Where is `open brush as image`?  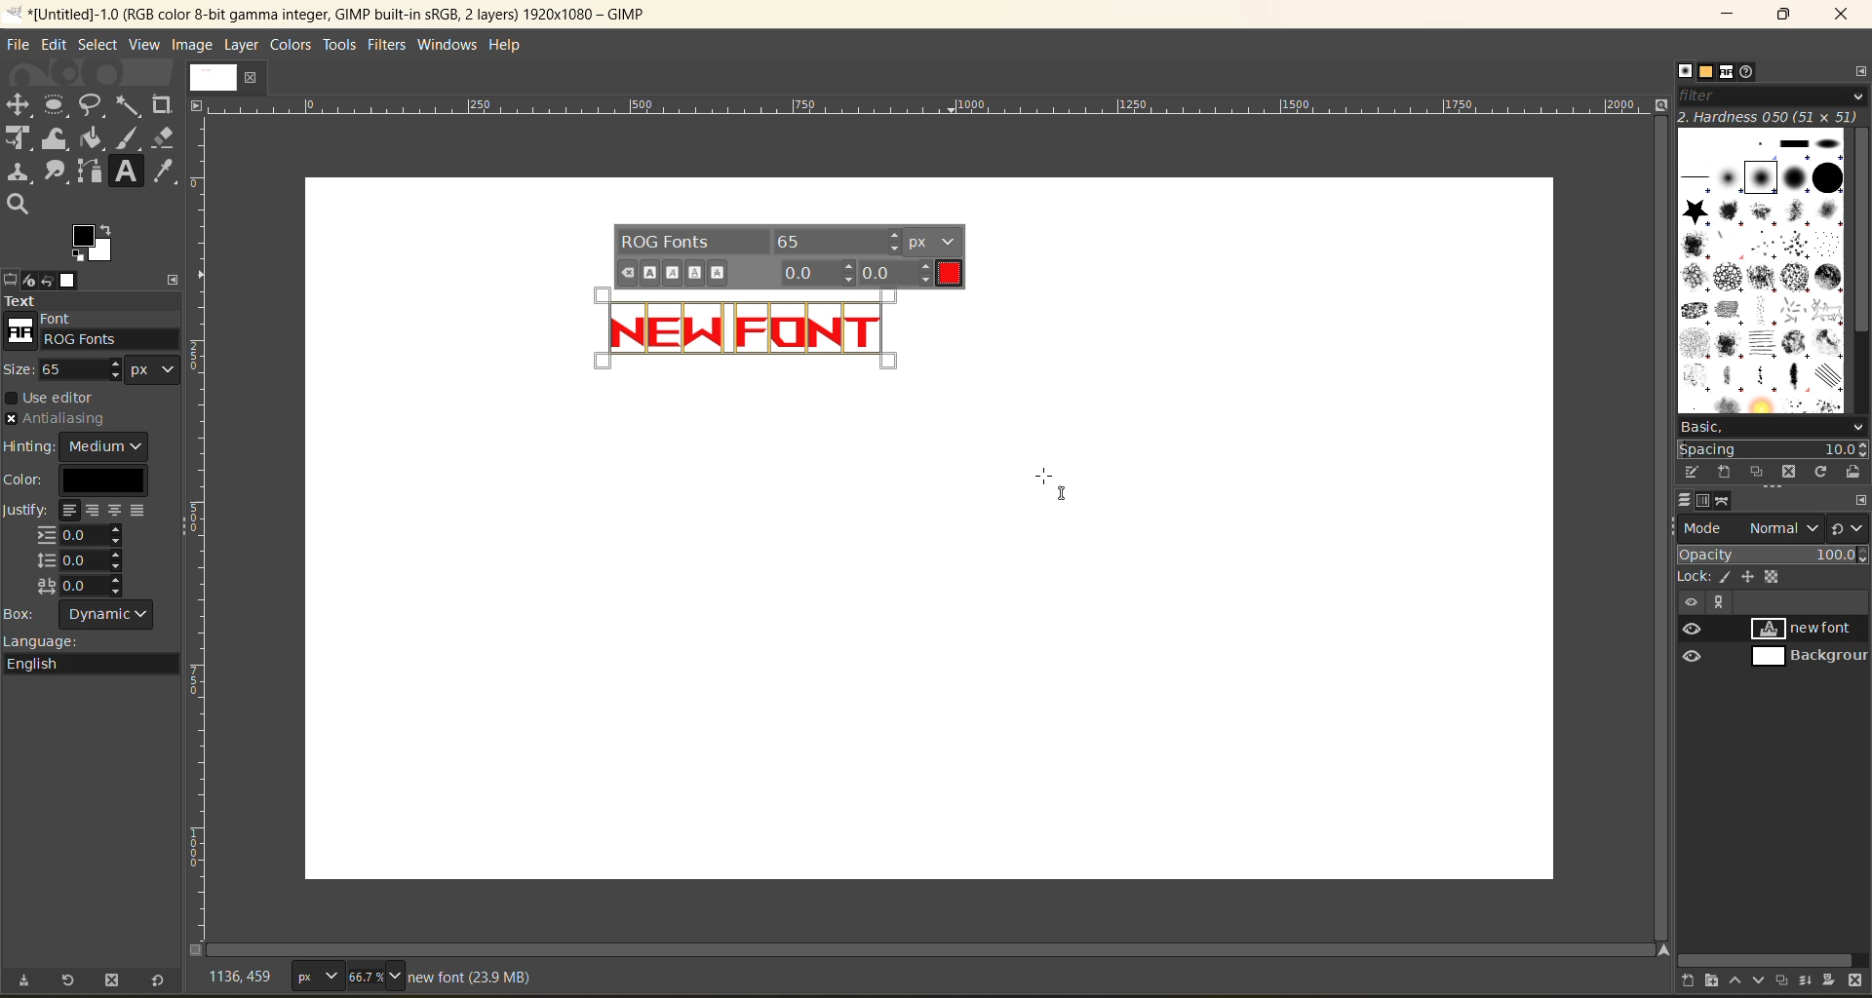 open brush as image is located at coordinates (1856, 474).